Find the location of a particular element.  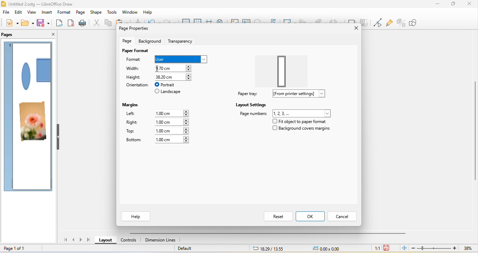

fontwork text is located at coordinates (276, 21).